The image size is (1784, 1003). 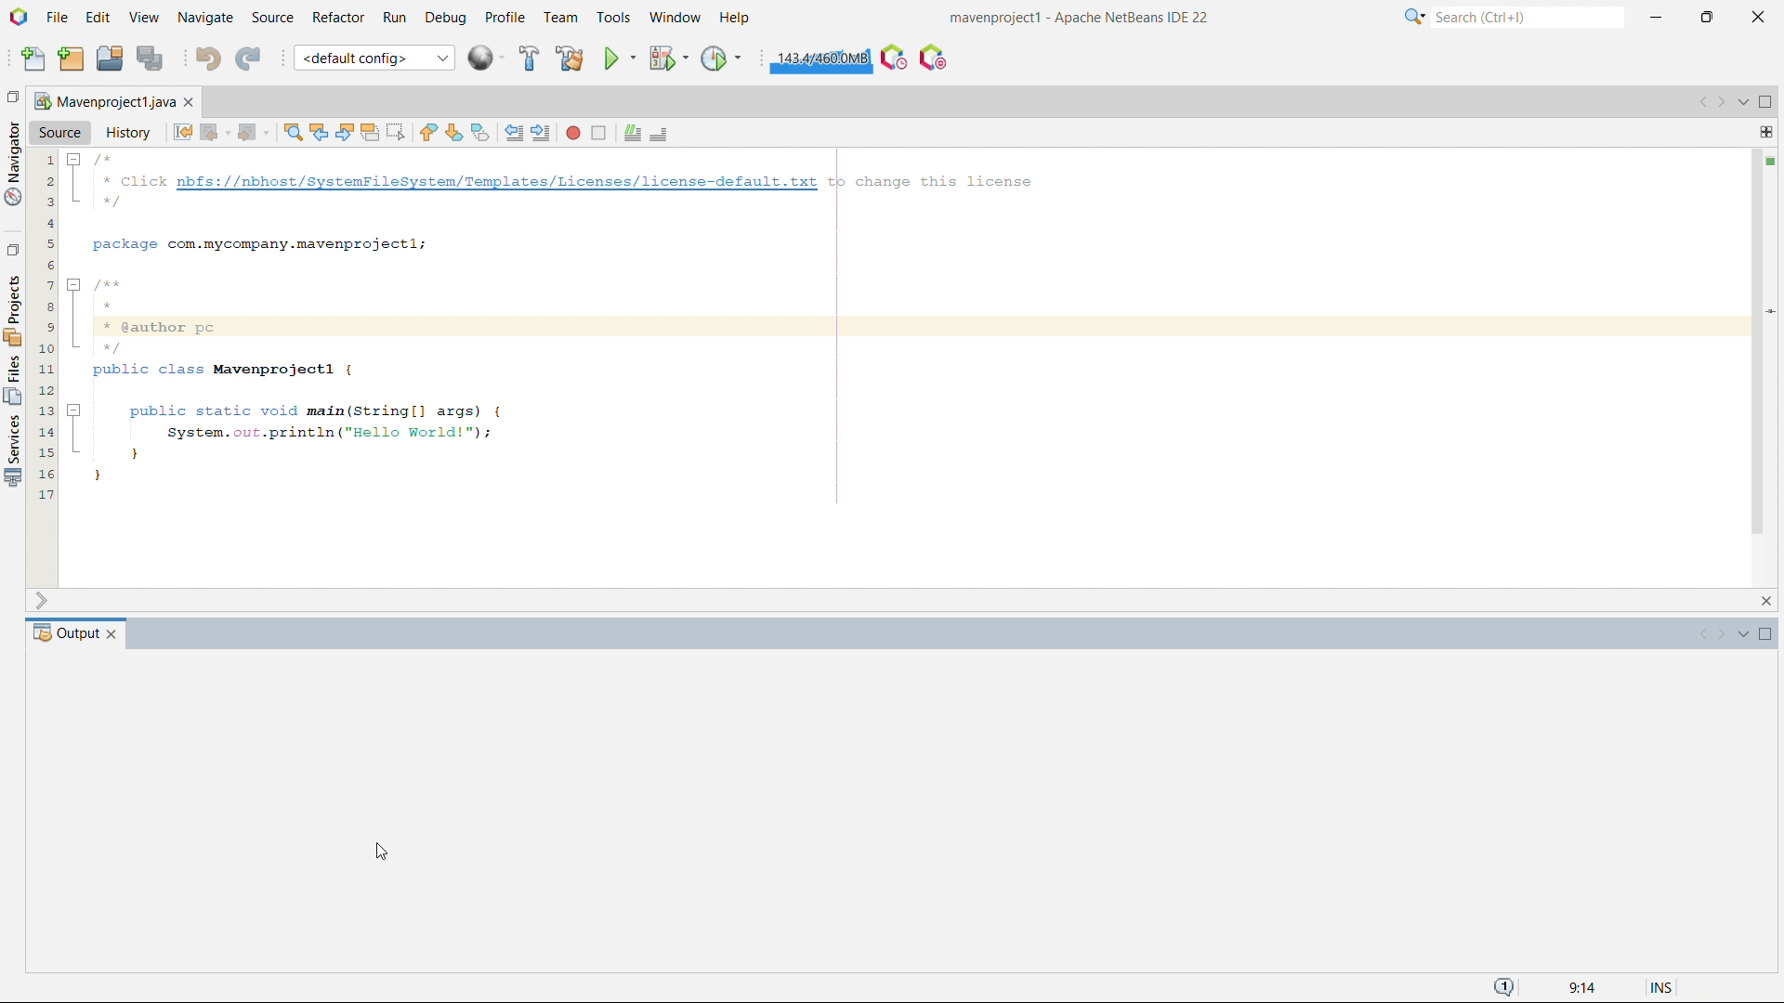 What do you see at coordinates (1767, 569) in the screenshot?
I see `line mark` at bounding box center [1767, 569].